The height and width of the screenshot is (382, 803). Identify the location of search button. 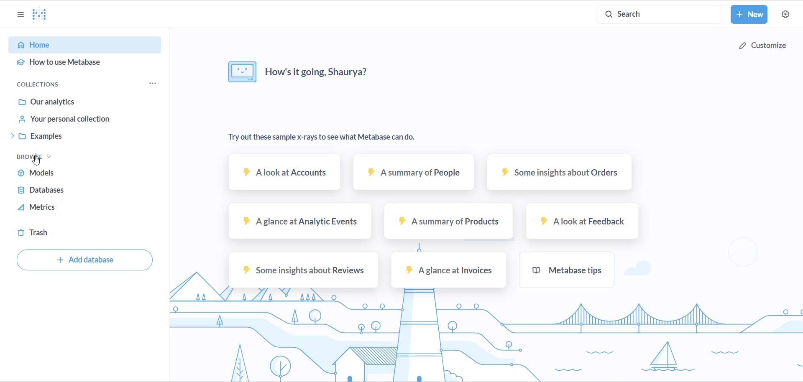
(658, 14).